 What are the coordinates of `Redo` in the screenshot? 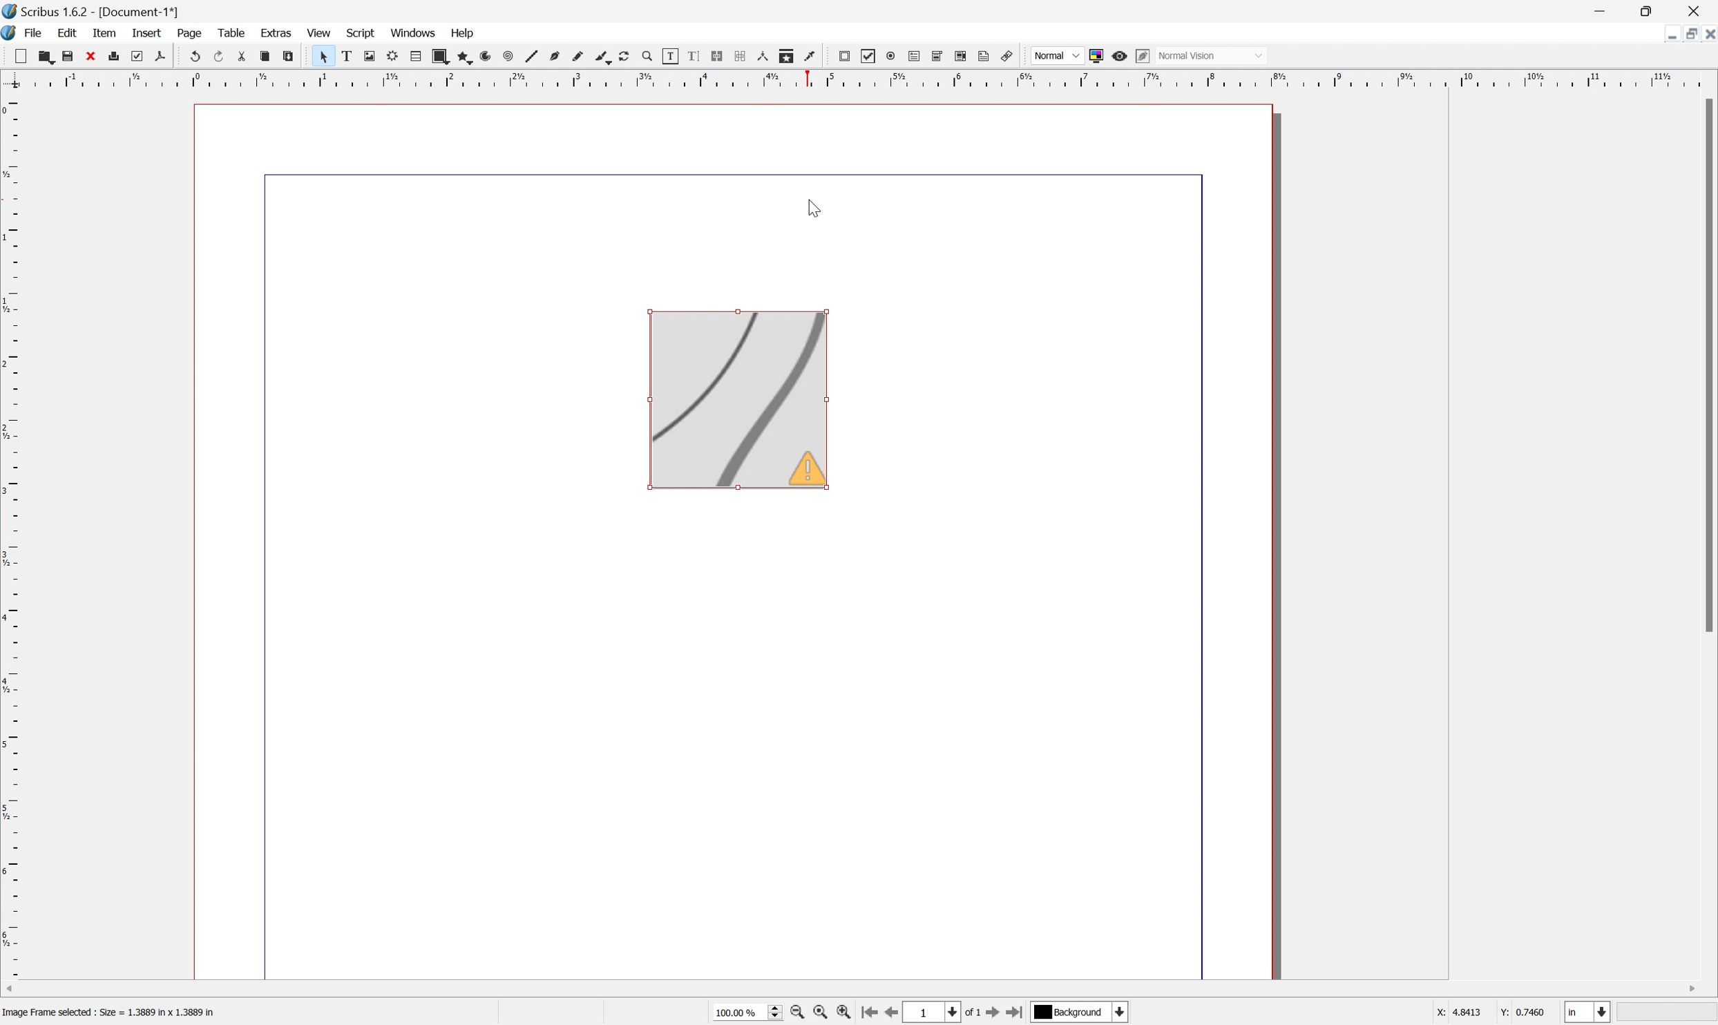 It's located at (223, 57).